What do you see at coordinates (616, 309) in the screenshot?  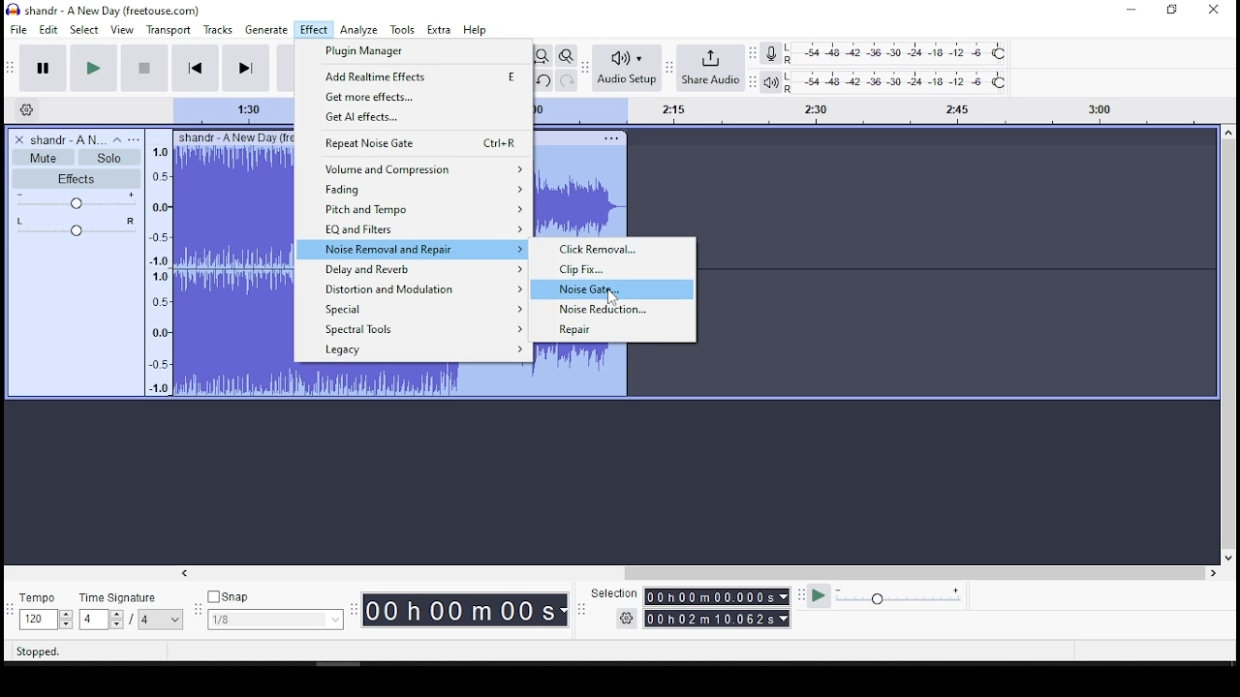 I see `noise reduction` at bounding box center [616, 309].